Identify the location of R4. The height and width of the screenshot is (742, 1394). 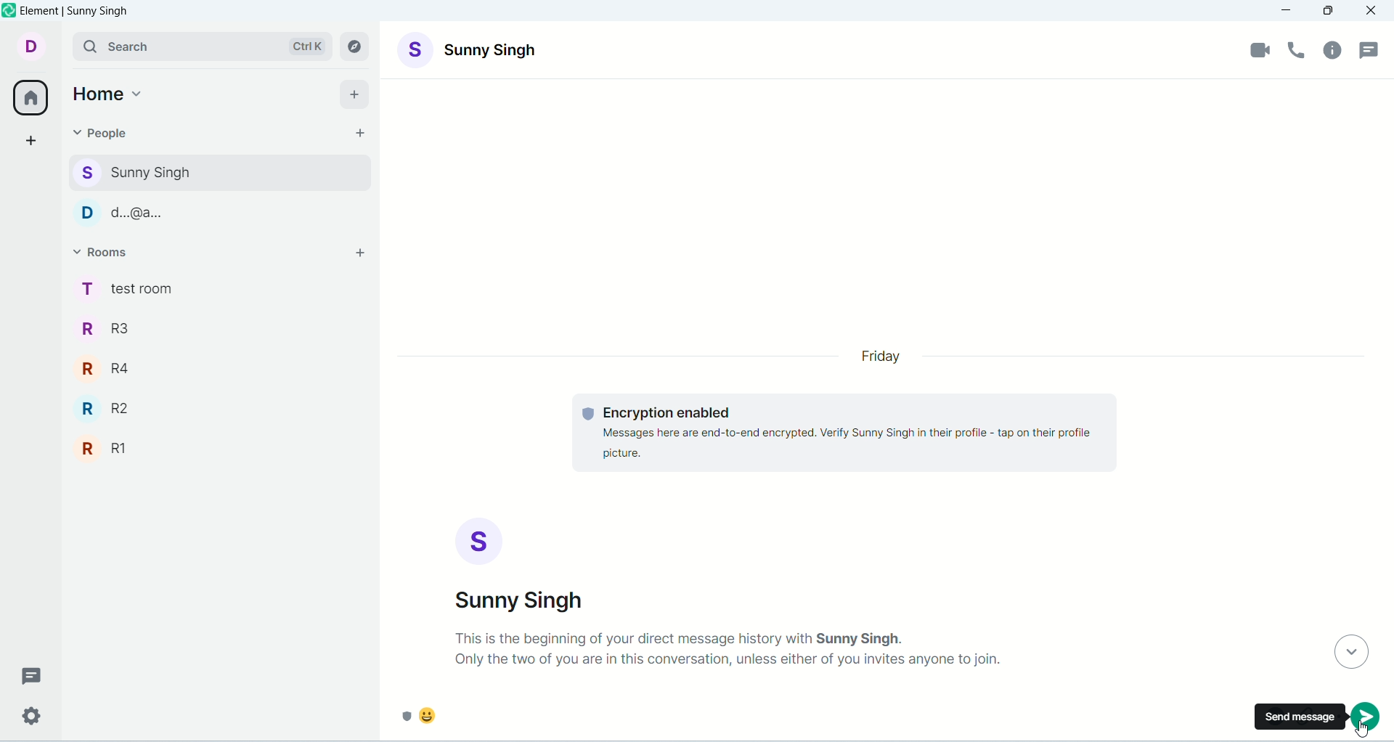
(221, 363).